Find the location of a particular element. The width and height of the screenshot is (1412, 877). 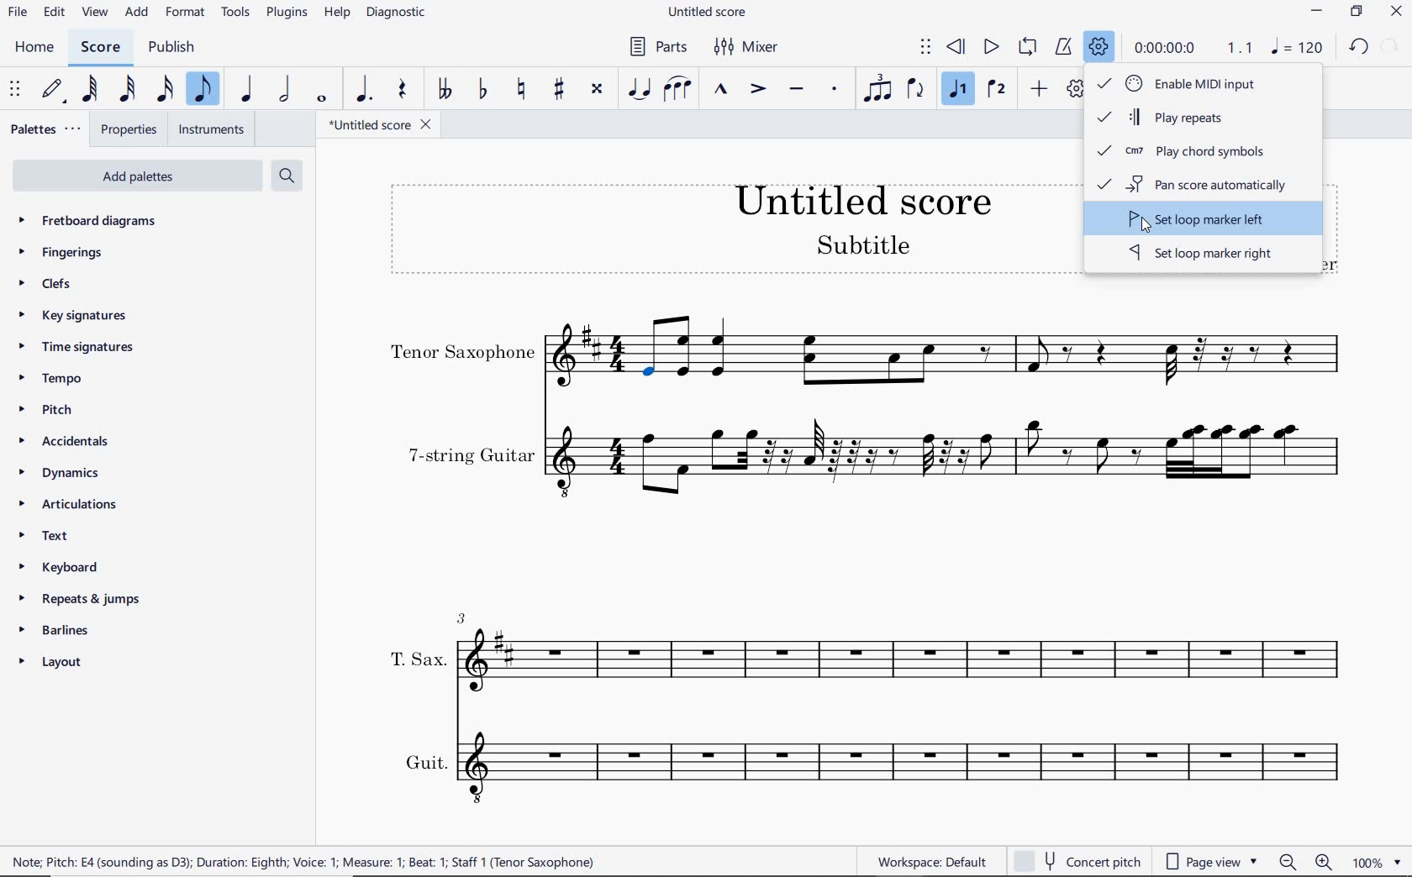

CLOSE is located at coordinates (1395, 13).